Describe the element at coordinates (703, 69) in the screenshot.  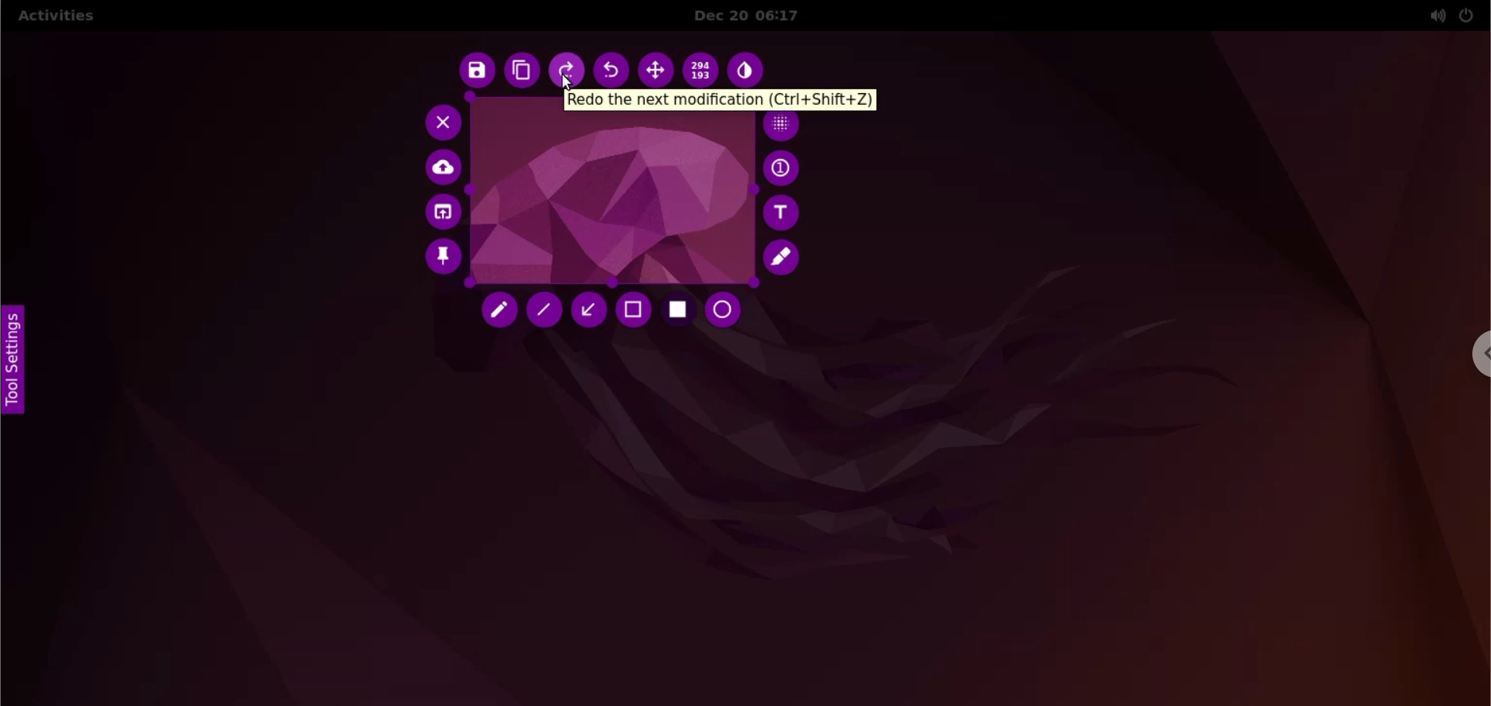
I see `x and y coordinate value` at that location.